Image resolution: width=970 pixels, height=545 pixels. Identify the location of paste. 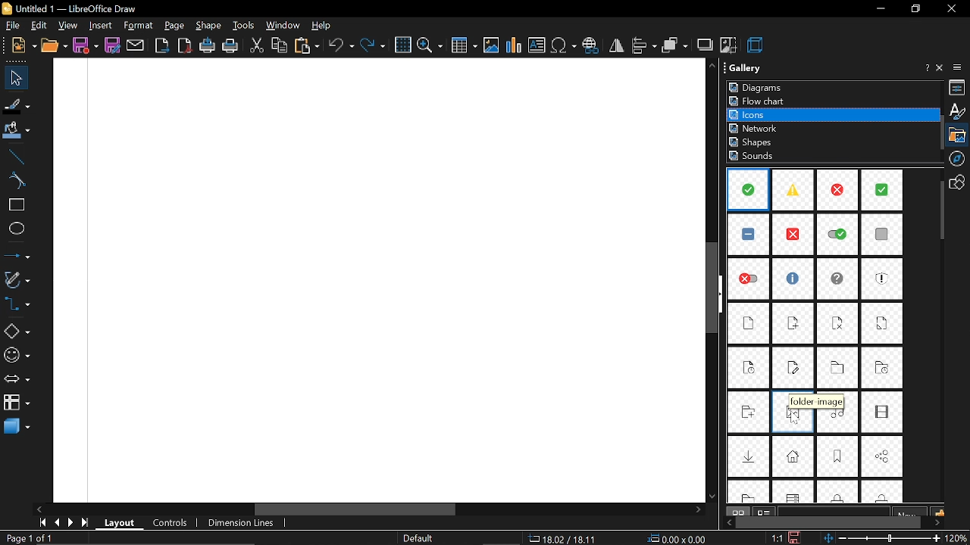
(306, 45).